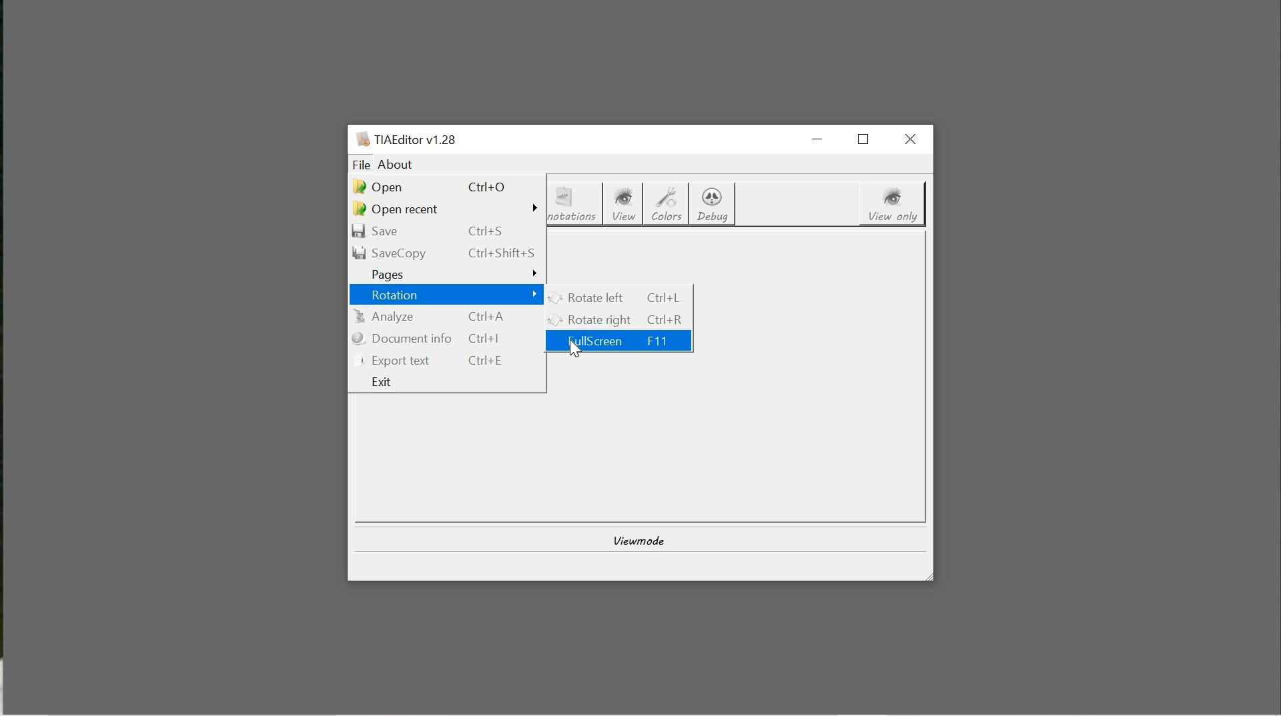 Image resolution: width=1281 pixels, height=716 pixels. What do you see at coordinates (620, 319) in the screenshot?
I see `rotate right` at bounding box center [620, 319].